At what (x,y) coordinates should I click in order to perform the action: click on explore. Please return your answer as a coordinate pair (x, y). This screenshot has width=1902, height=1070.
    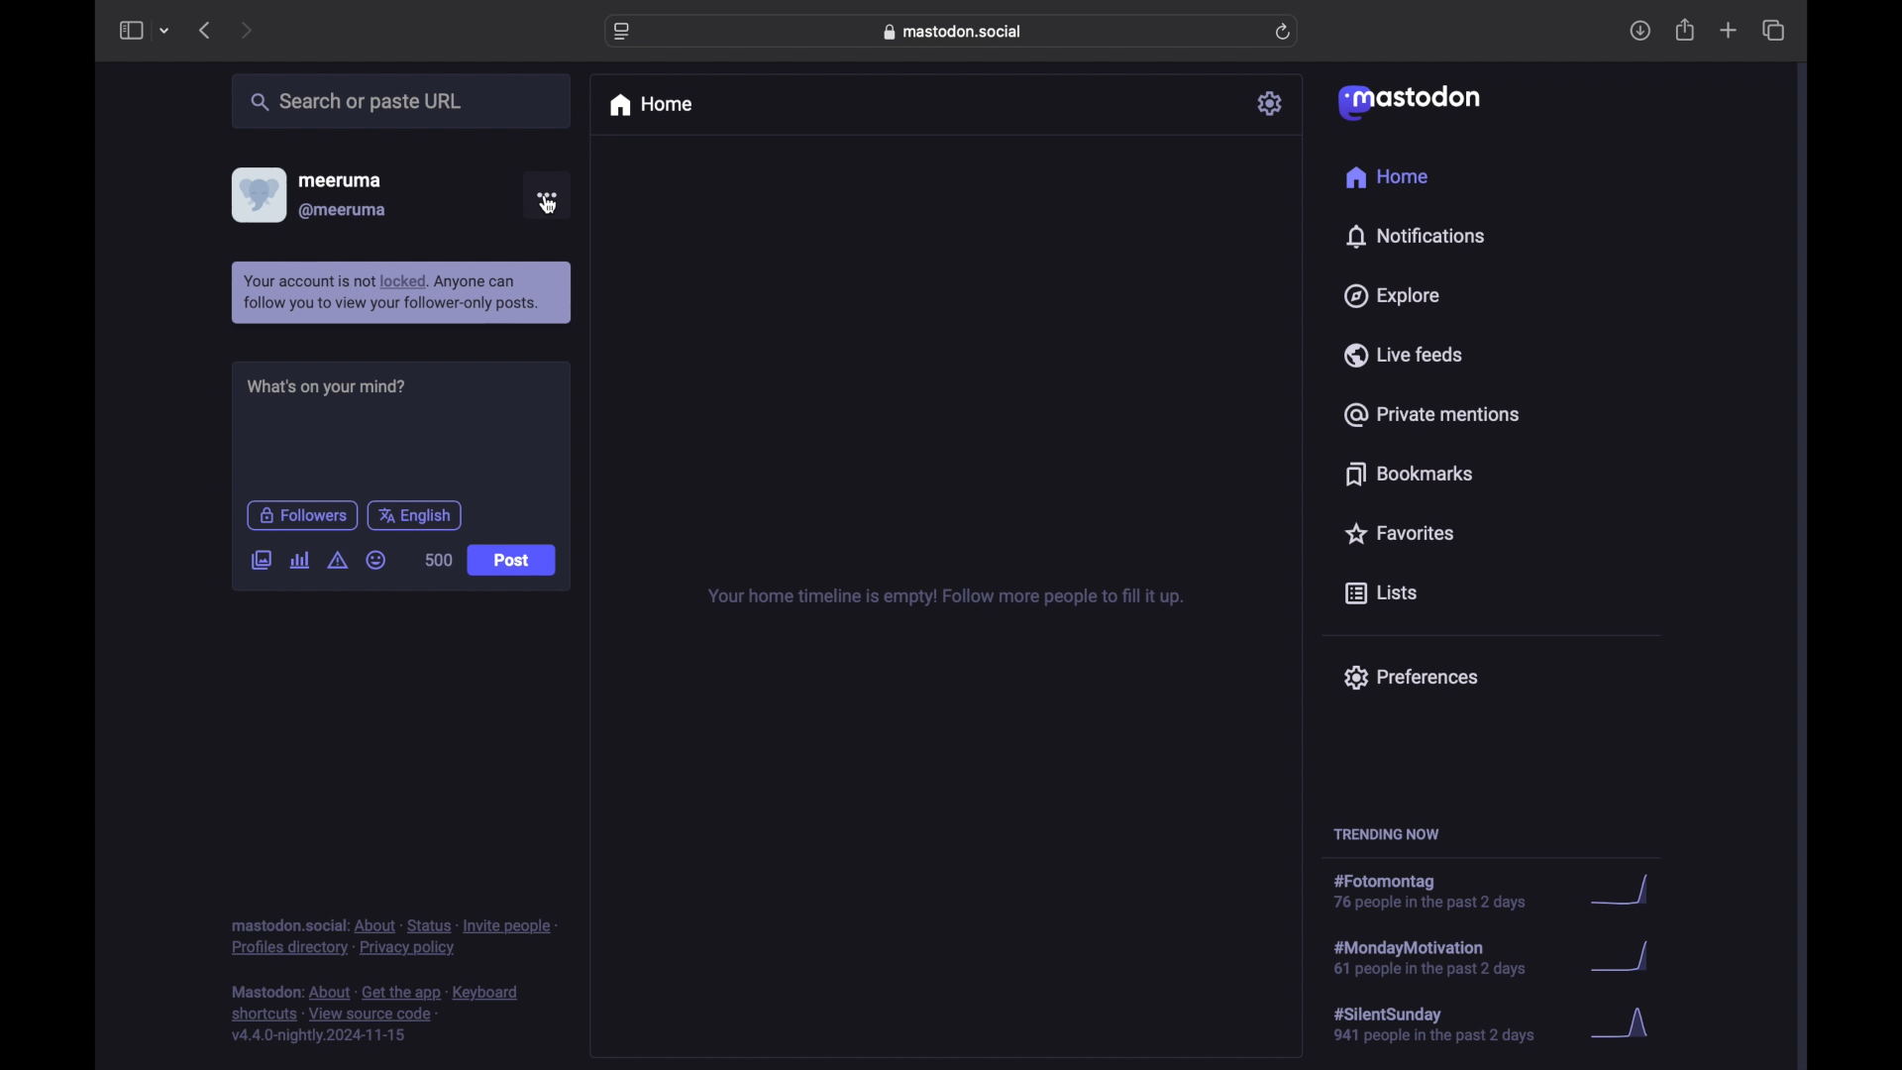
    Looking at the image, I should click on (1395, 295).